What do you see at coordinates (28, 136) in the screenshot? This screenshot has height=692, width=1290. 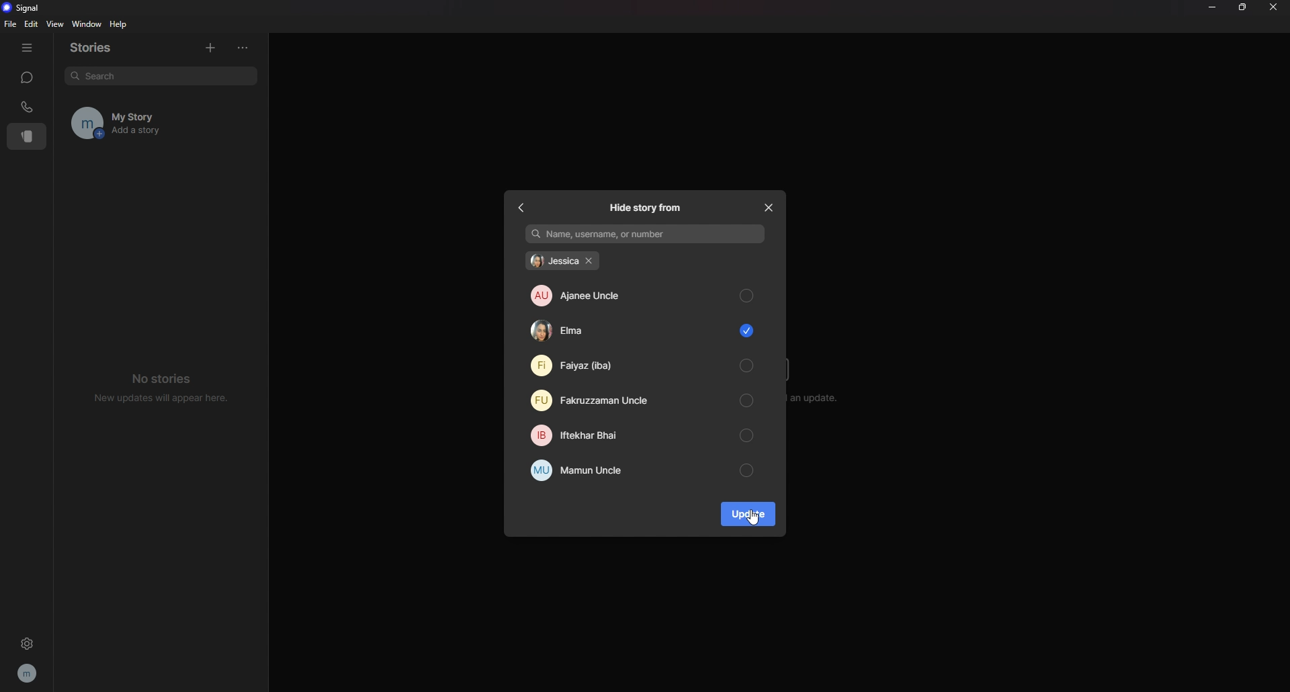 I see `stories` at bounding box center [28, 136].